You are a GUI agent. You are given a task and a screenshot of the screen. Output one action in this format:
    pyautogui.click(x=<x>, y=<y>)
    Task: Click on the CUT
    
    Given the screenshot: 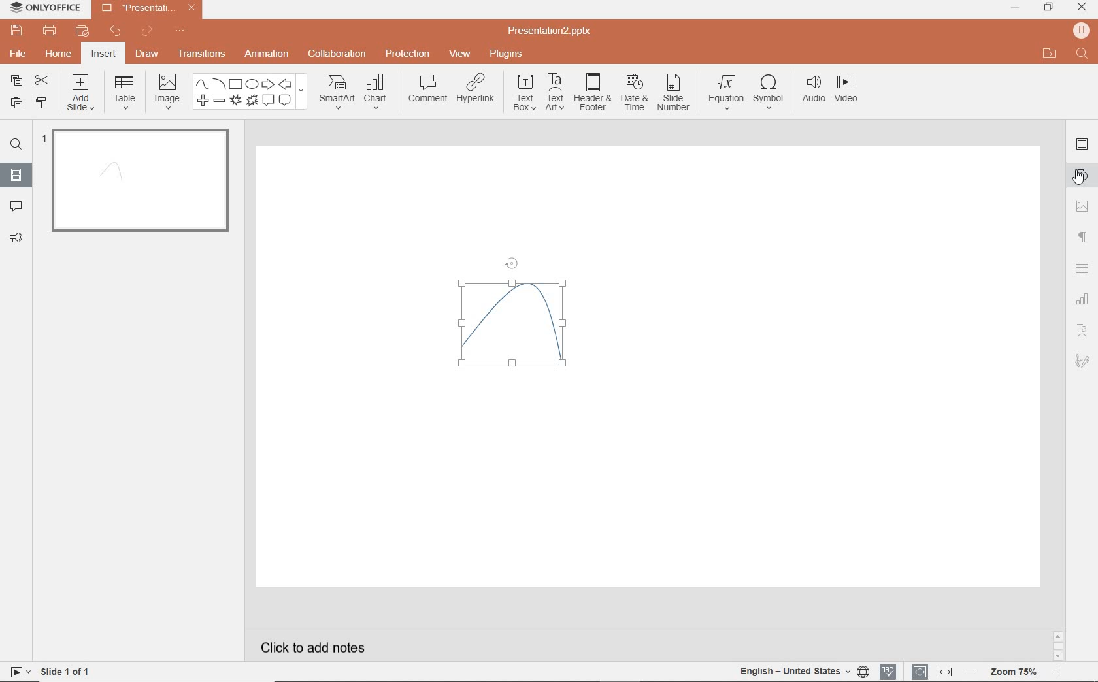 What is the action you would take?
    pyautogui.click(x=41, y=80)
    